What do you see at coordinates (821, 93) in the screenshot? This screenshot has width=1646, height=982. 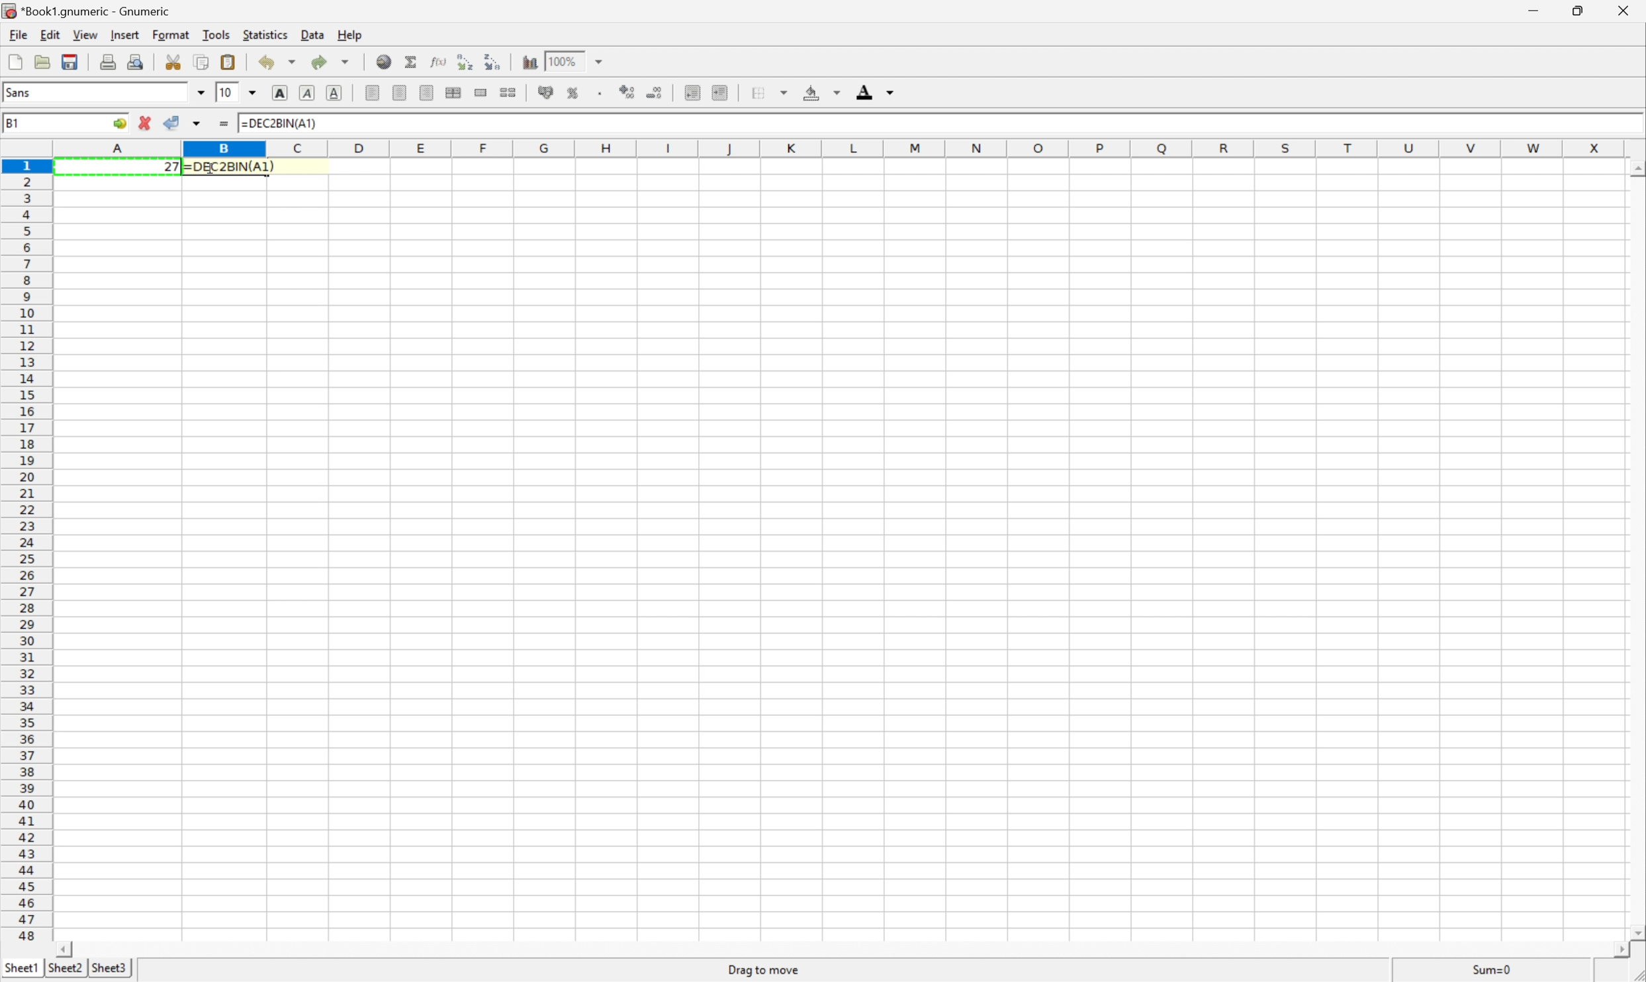 I see `Background` at bounding box center [821, 93].